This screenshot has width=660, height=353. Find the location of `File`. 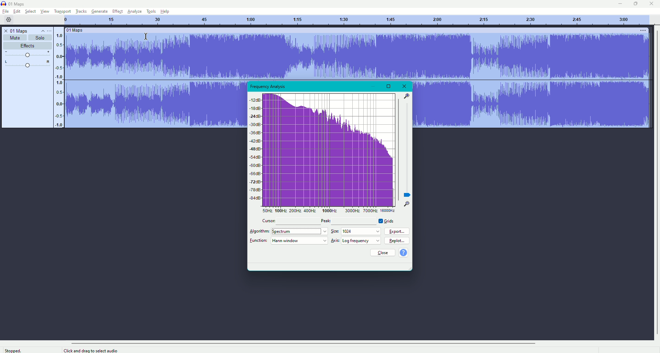

File is located at coordinates (5, 12).